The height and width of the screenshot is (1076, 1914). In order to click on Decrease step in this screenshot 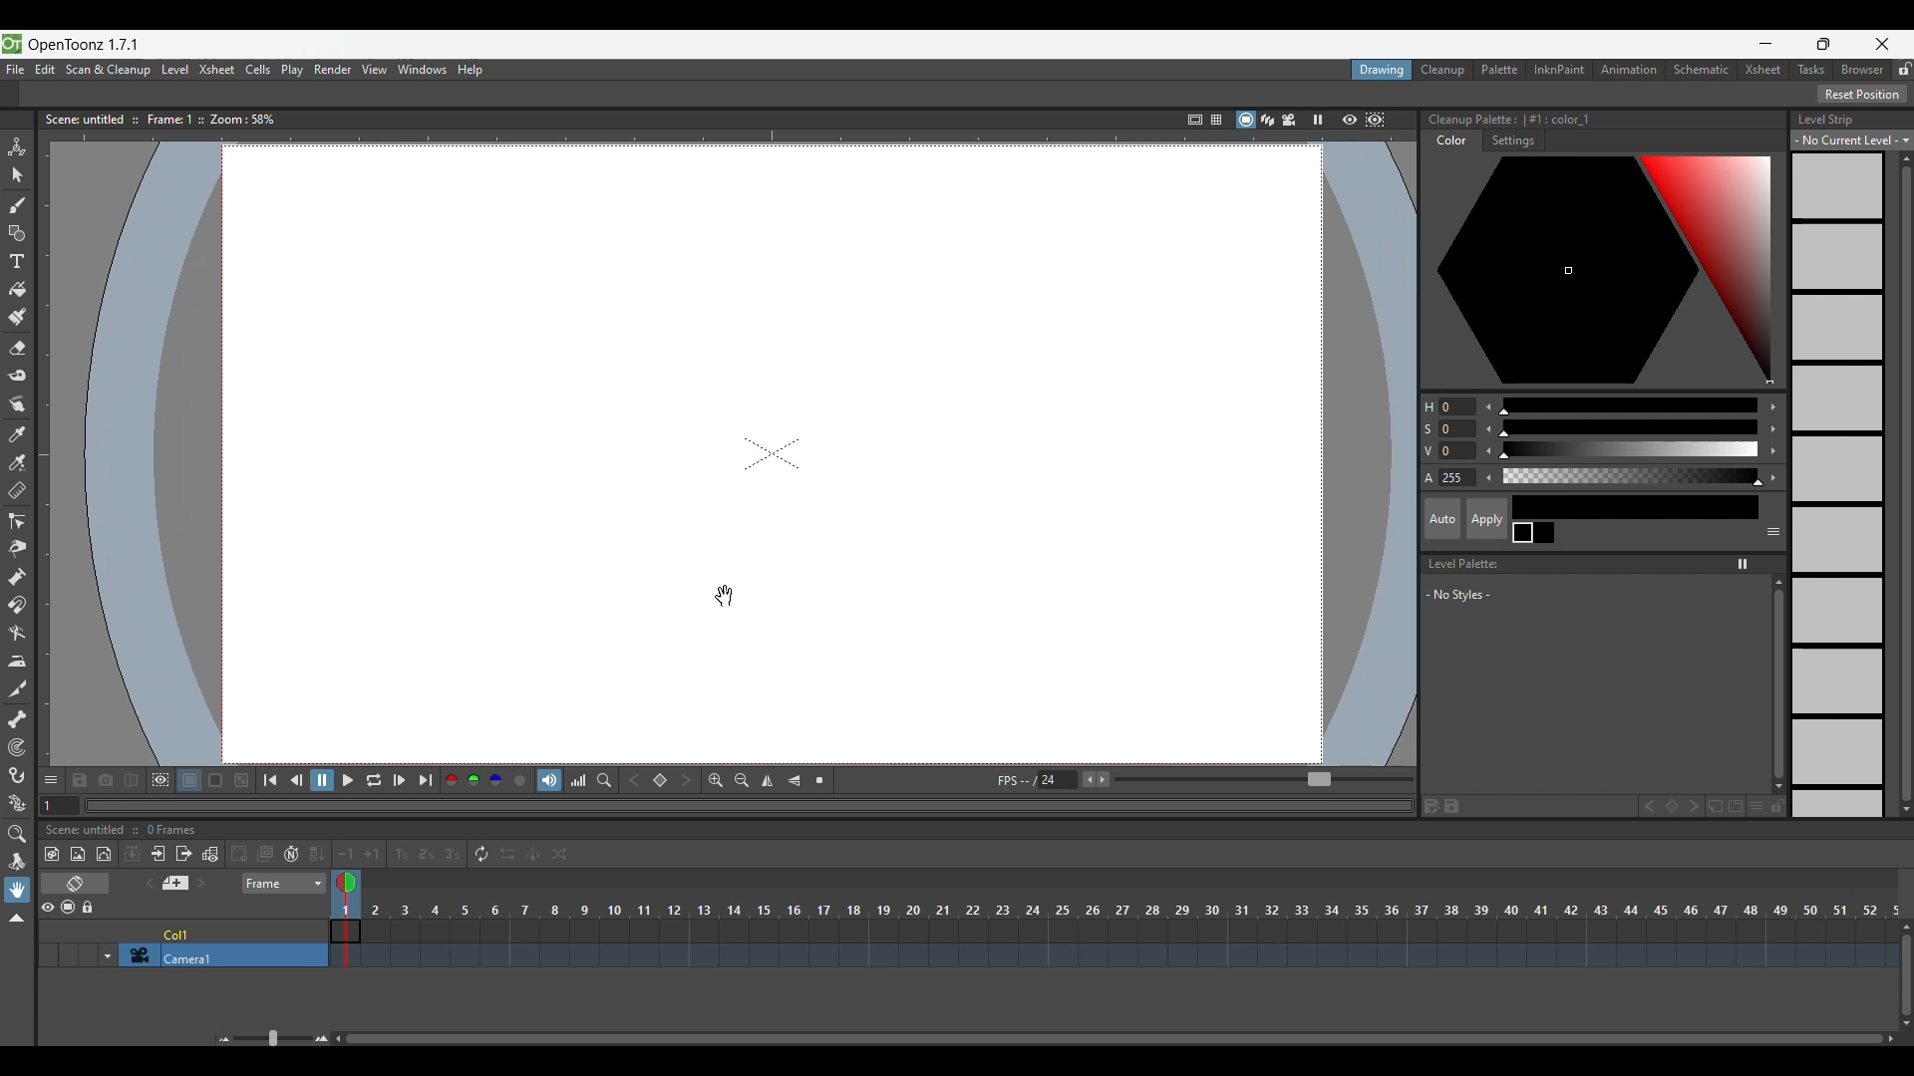, I will do `click(345, 854)`.